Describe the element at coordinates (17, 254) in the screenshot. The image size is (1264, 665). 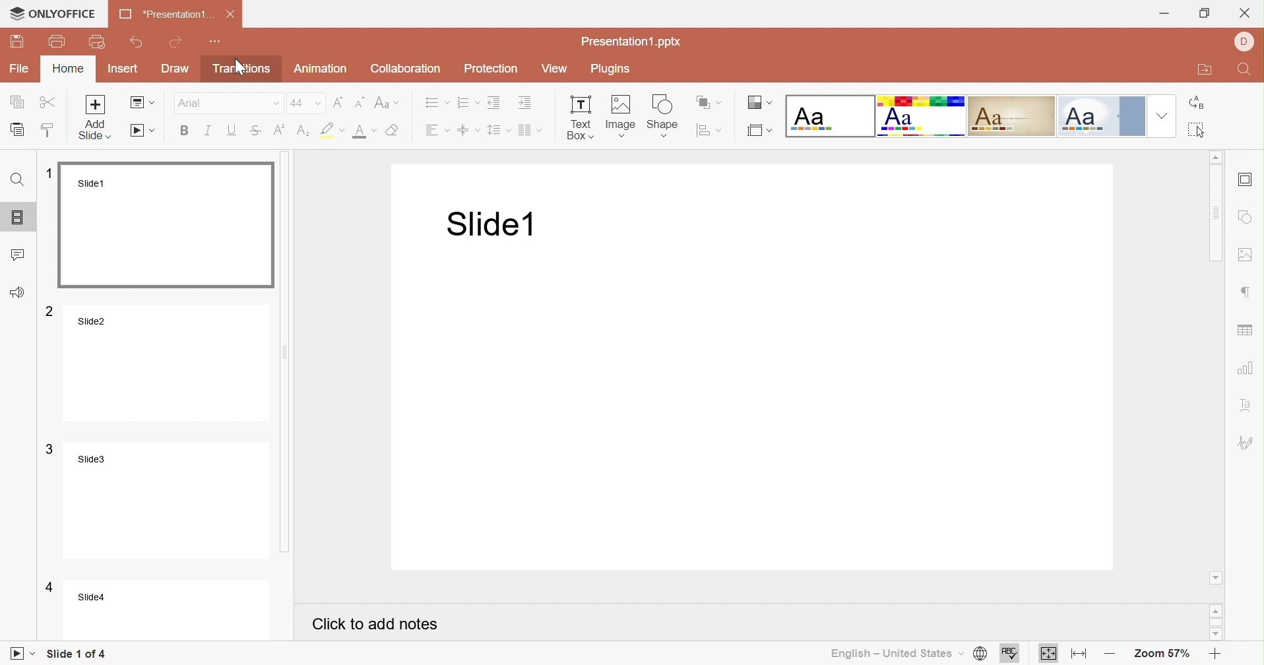
I see `Comments` at that location.